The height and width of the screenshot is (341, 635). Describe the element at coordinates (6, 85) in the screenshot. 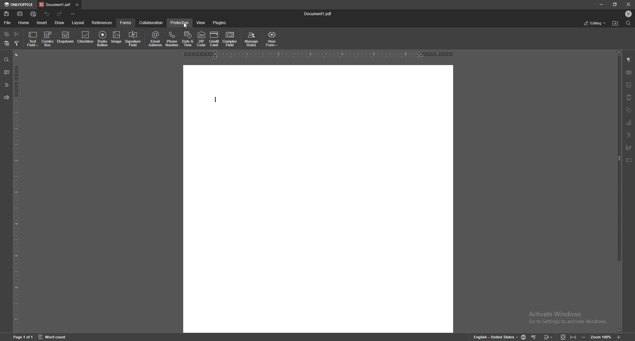

I see `headings` at that location.